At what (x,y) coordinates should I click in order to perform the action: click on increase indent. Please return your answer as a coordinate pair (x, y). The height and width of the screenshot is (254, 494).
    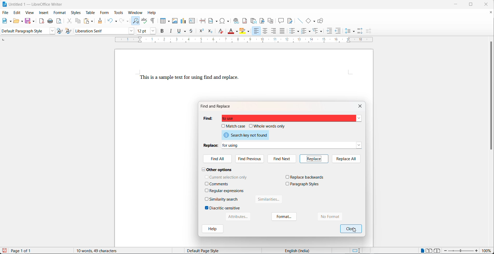
    Looking at the image, I should click on (330, 32).